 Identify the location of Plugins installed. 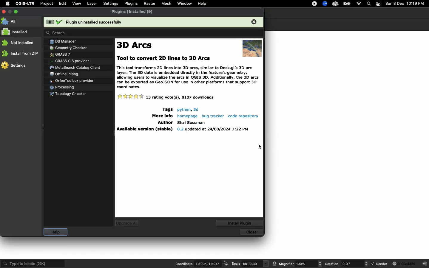
(133, 12).